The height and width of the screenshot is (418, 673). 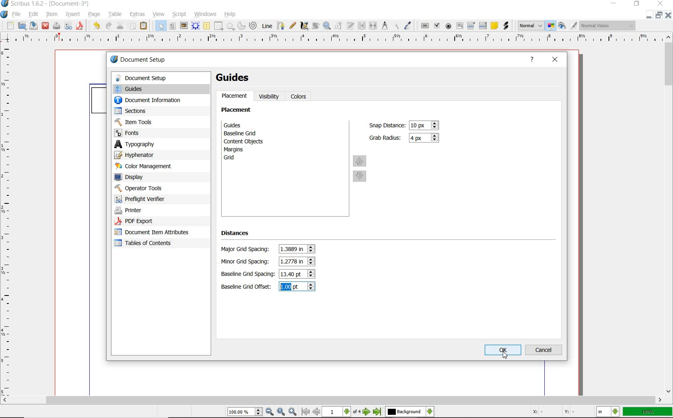 I want to click on hyphenator, so click(x=156, y=155).